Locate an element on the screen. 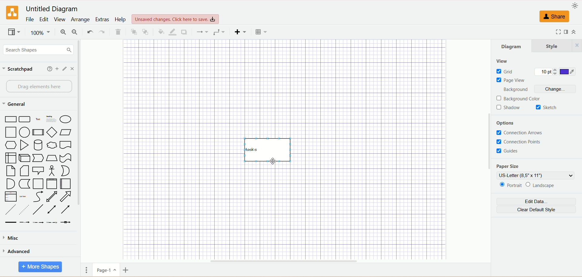 The image size is (582, 277). Line with Arrow is located at coordinates (66, 210).